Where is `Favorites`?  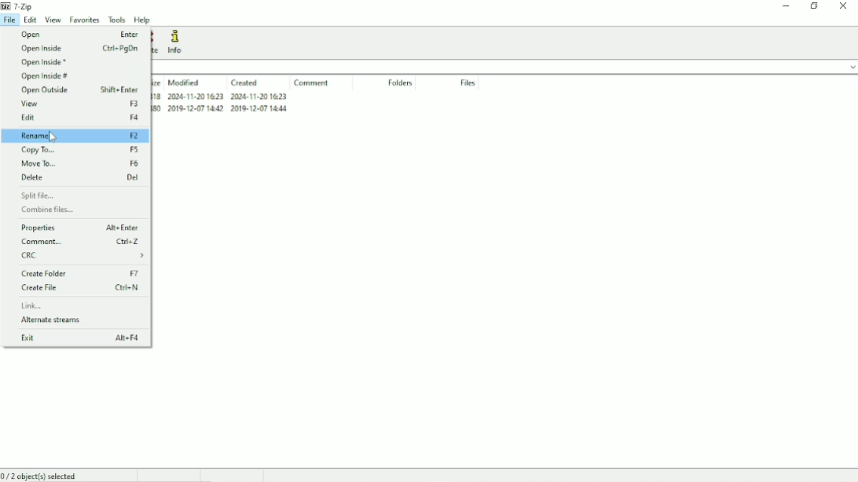 Favorites is located at coordinates (86, 20).